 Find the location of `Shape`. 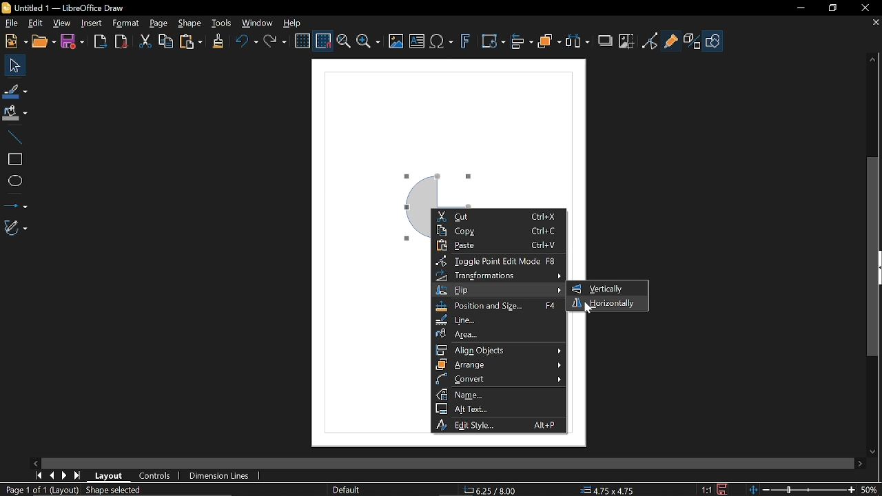

Shape is located at coordinates (715, 41).